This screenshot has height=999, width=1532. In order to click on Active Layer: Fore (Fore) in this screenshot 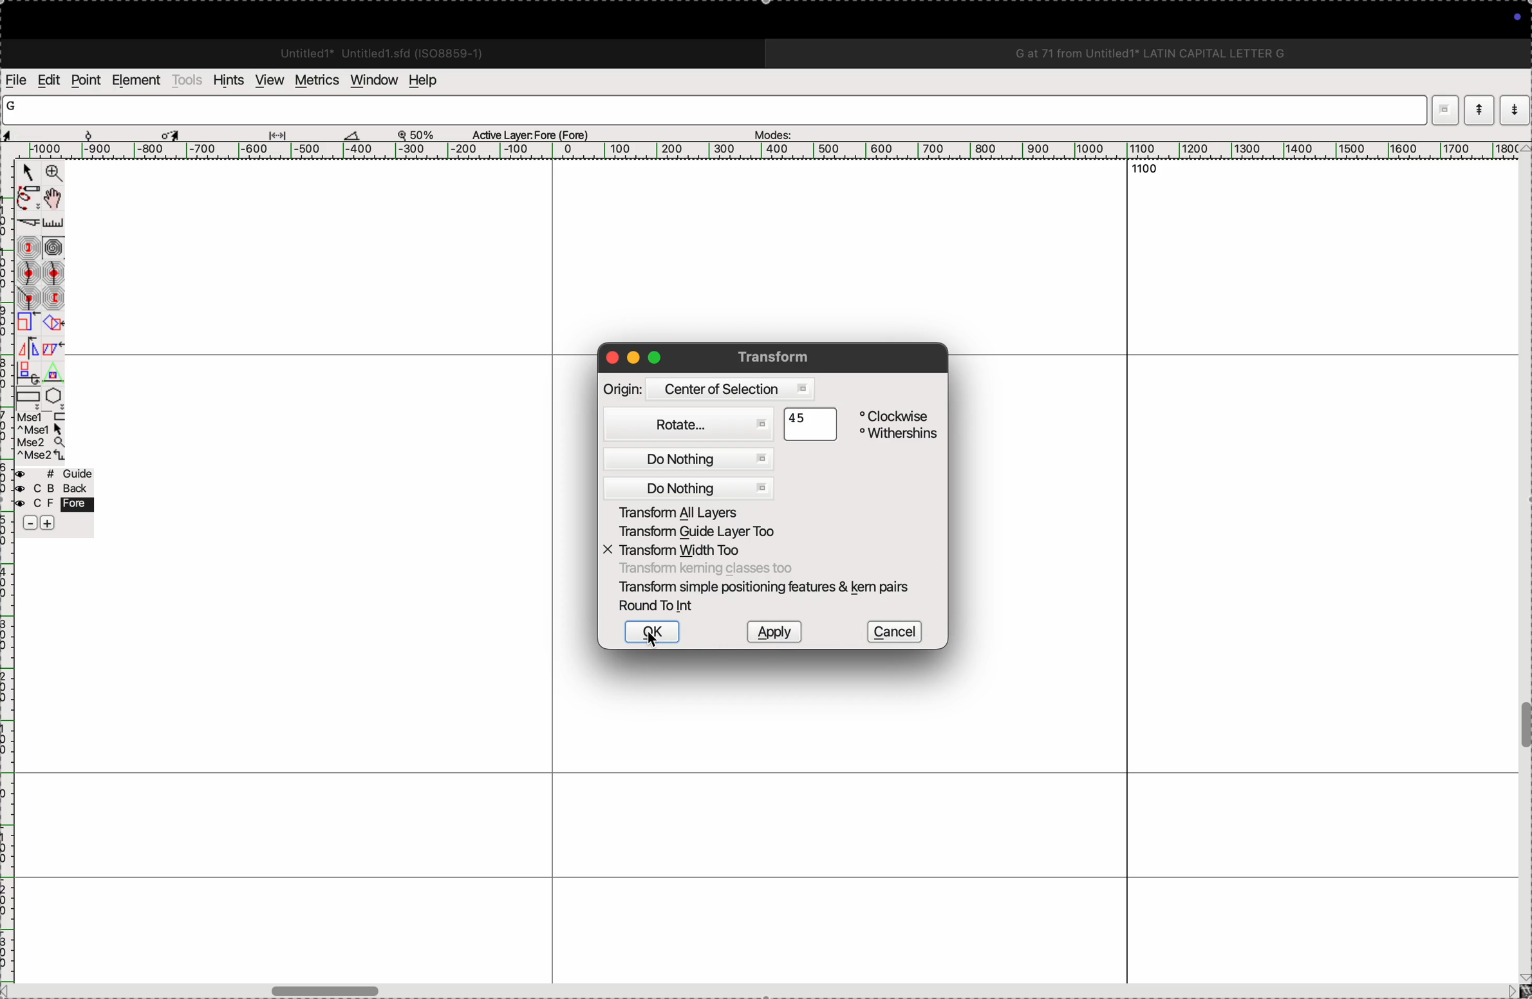, I will do `click(524, 135)`.